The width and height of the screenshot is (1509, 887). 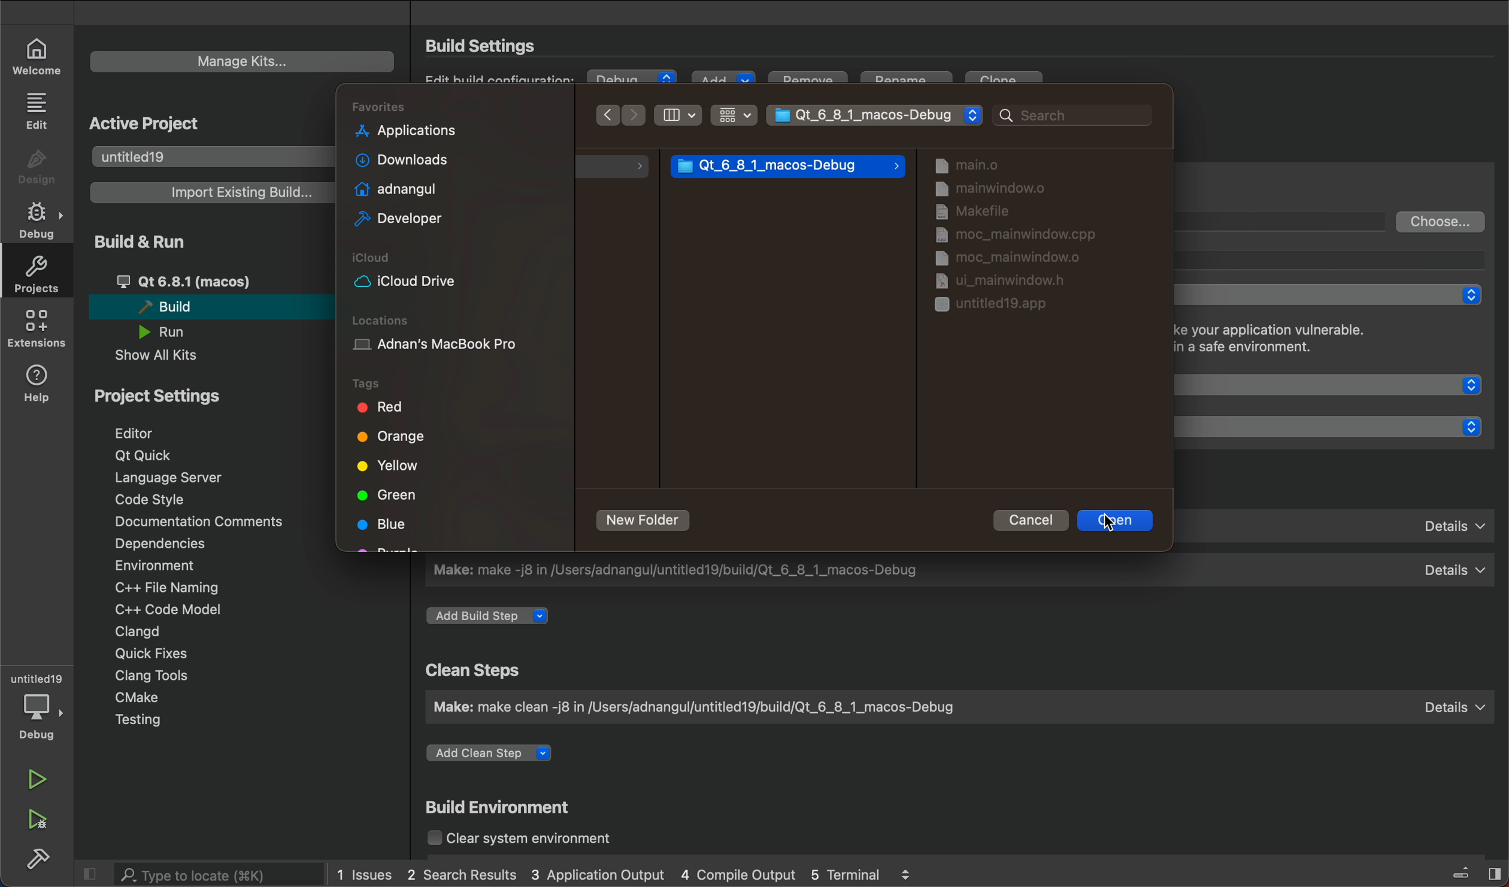 What do you see at coordinates (452, 336) in the screenshot?
I see `location` at bounding box center [452, 336].